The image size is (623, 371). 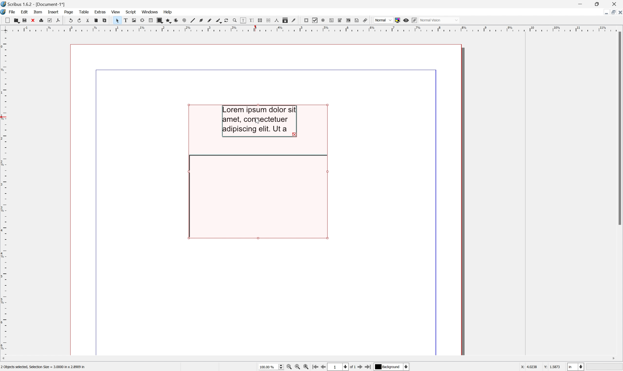 What do you see at coordinates (309, 359) in the screenshot?
I see `Scroll` at bounding box center [309, 359].